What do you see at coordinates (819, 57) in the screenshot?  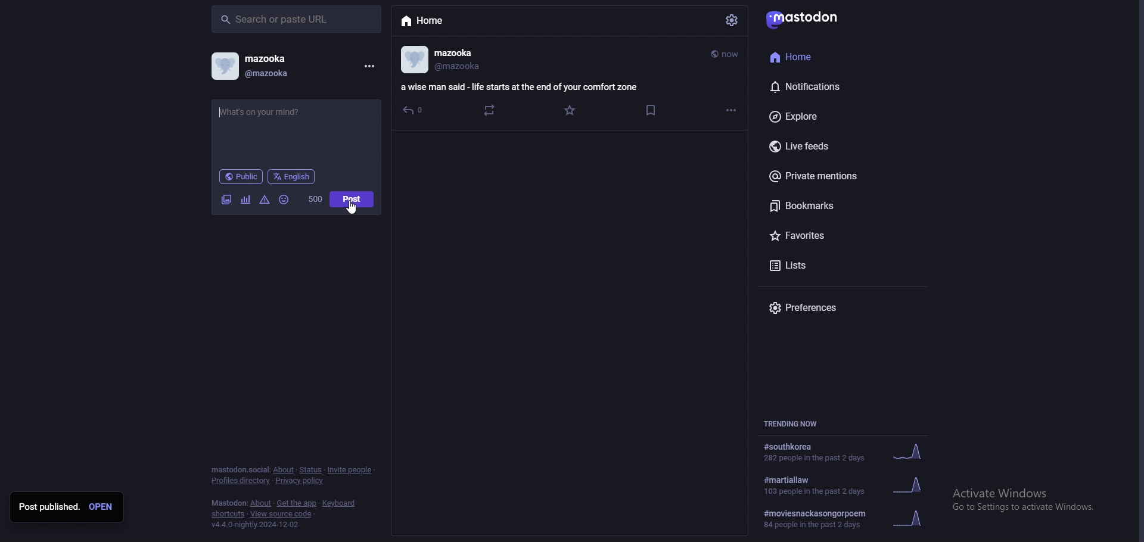 I see `home` at bounding box center [819, 57].